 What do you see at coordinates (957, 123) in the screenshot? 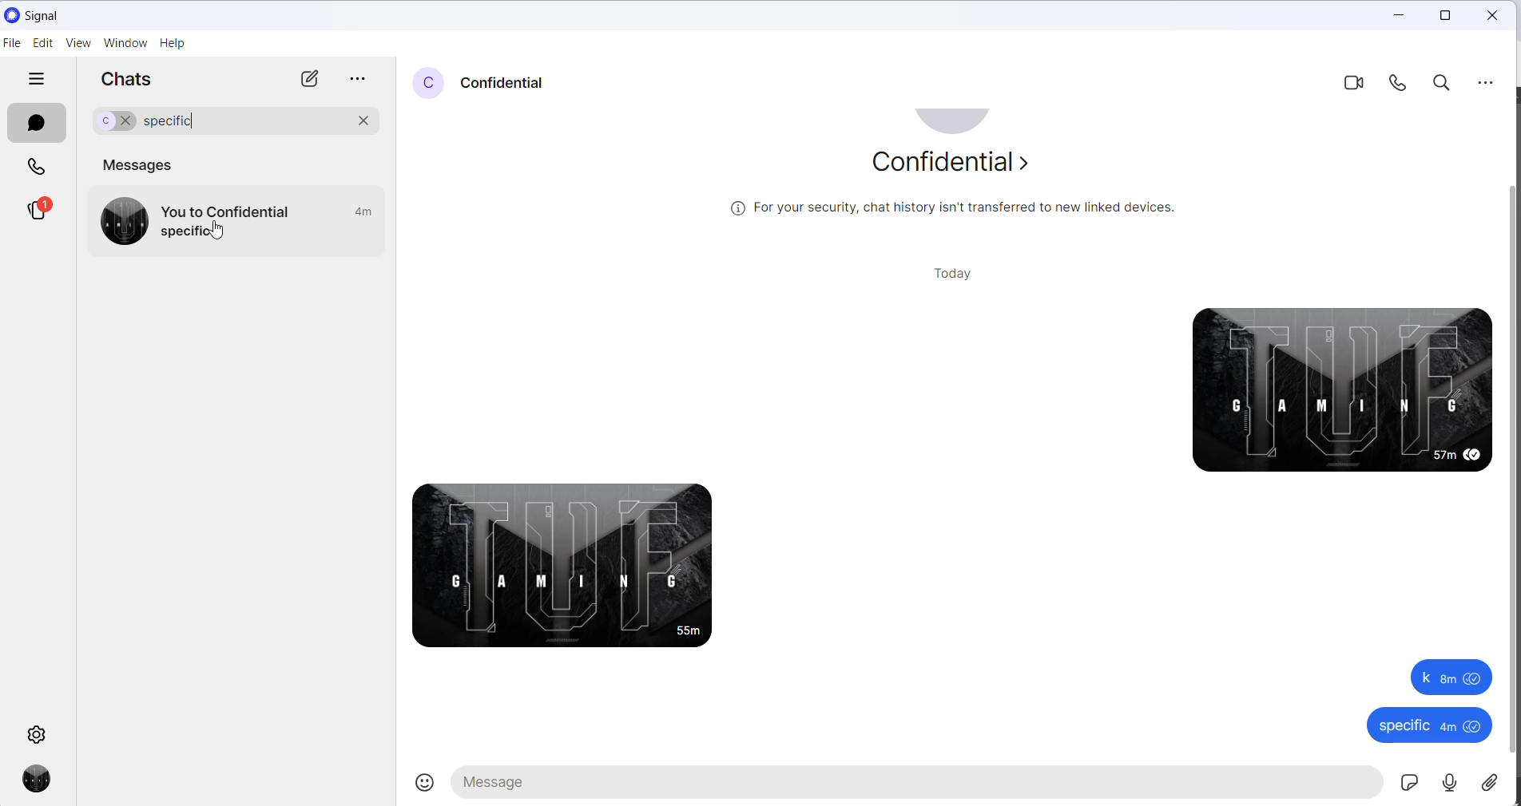
I see `profile picture` at bounding box center [957, 123].